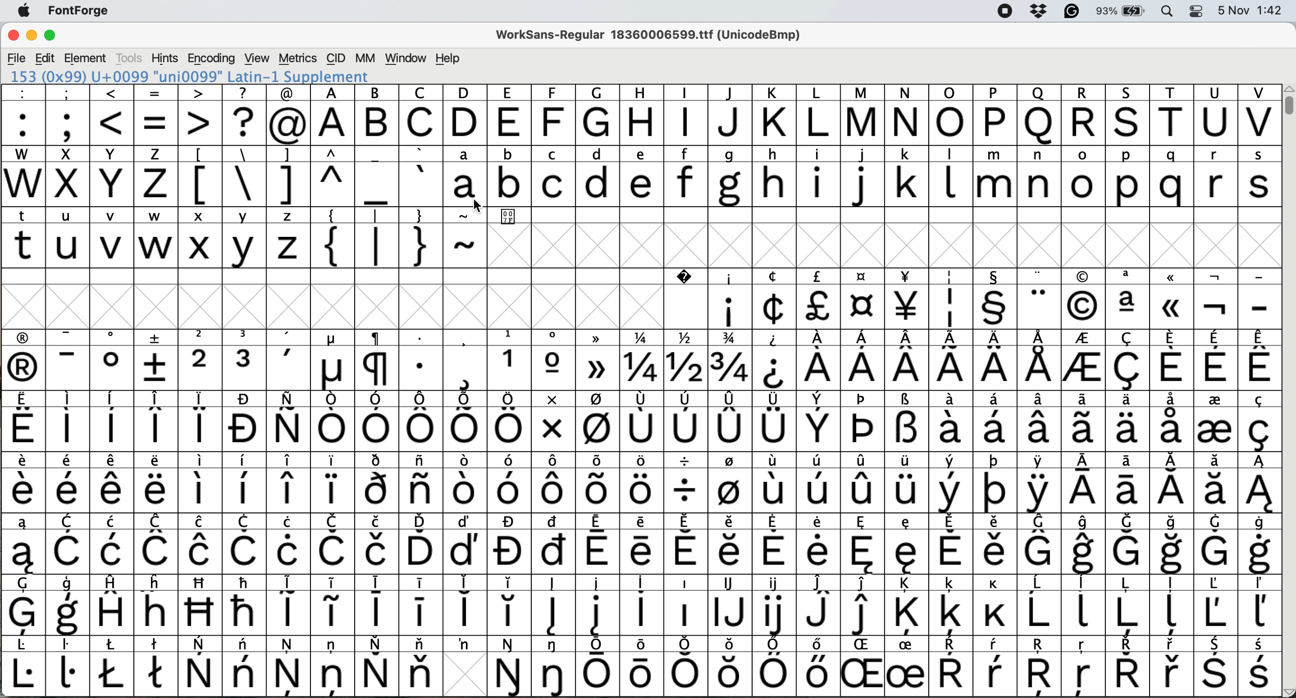 This screenshot has height=698, width=1296. Describe the element at coordinates (287, 175) in the screenshot. I see `]` at that location.